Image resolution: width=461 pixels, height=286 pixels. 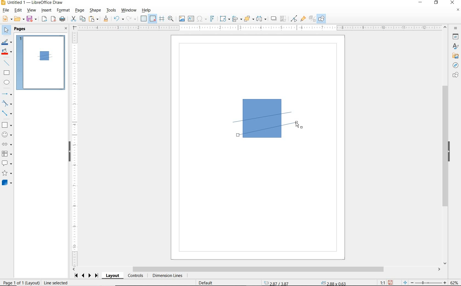 What do you see at coordinates (9, 144) in the screenshot?
I see `BLOCK ARROWS` at bounding box center [9, 144].